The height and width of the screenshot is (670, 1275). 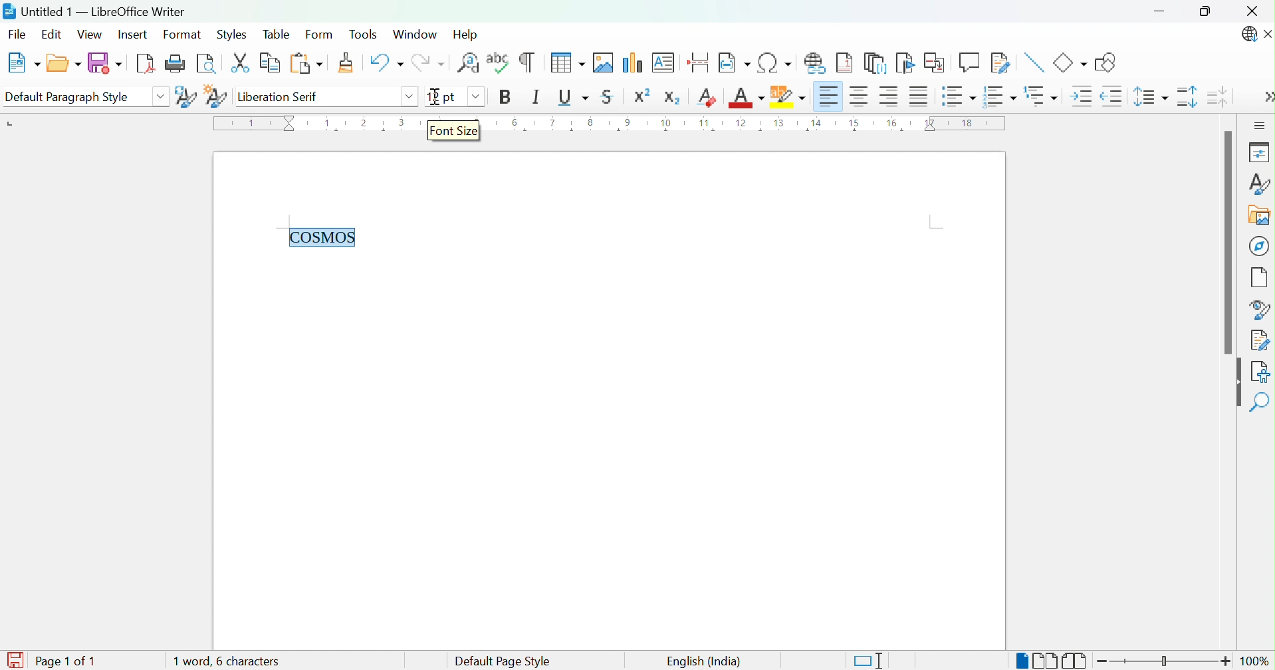 I want to click on Save, so click(x=104, y=64).